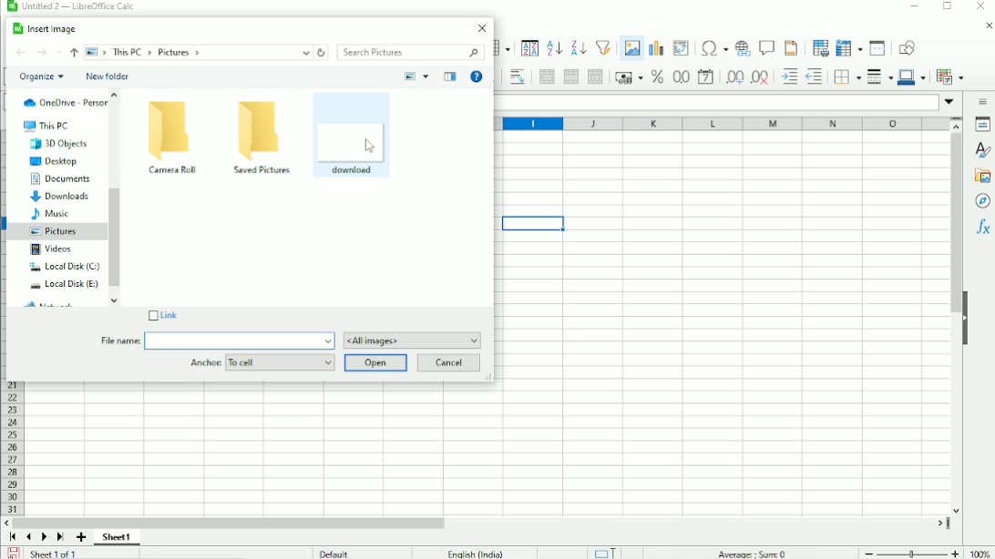 The width and height of the screenshot is (995, 559). What do you see at coordinates (202, 361) in the screenshot?
I see `Anchor` at bounding box center [202, 361].